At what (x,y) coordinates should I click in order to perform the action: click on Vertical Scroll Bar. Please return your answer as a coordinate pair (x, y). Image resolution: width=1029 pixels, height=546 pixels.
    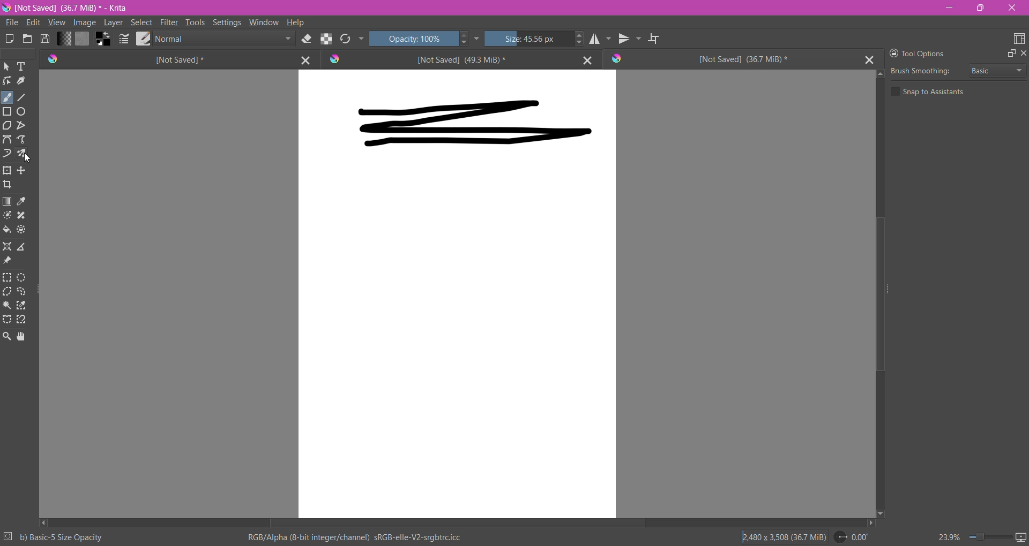
    Looking at the image, I should click on (881, 294).